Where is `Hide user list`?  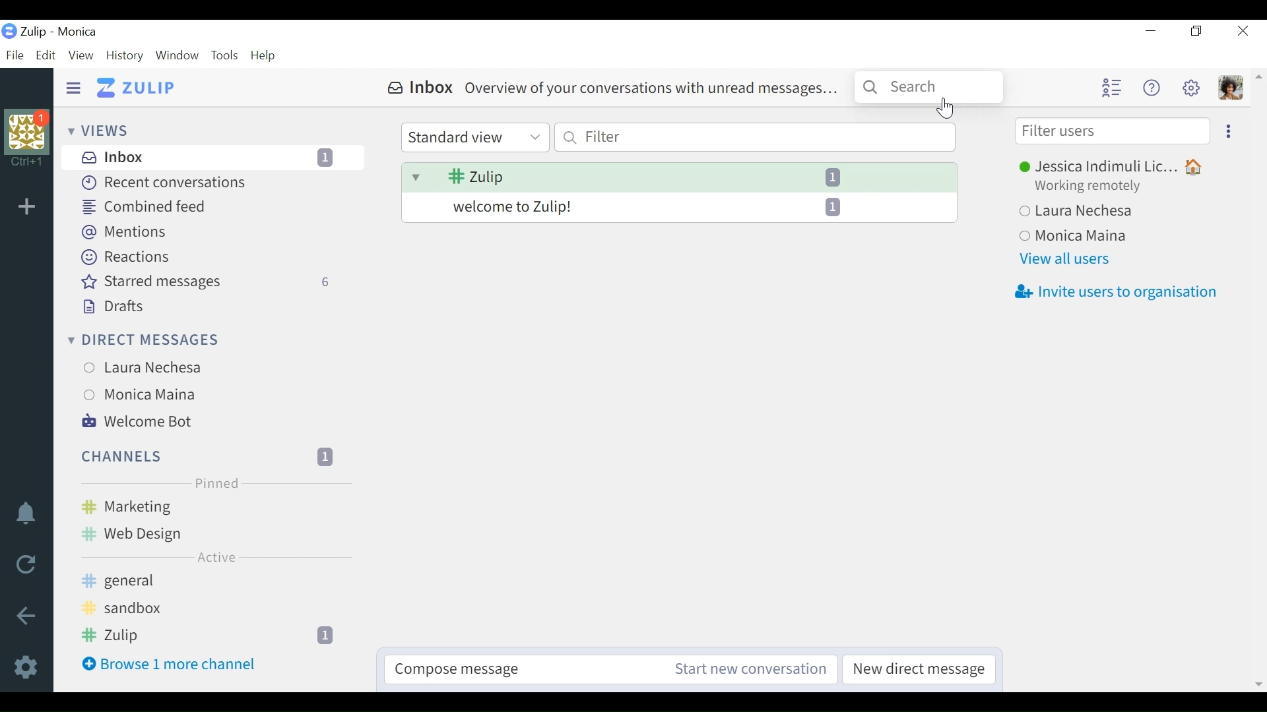
Hide user list is located at coordinates (1111, 87).